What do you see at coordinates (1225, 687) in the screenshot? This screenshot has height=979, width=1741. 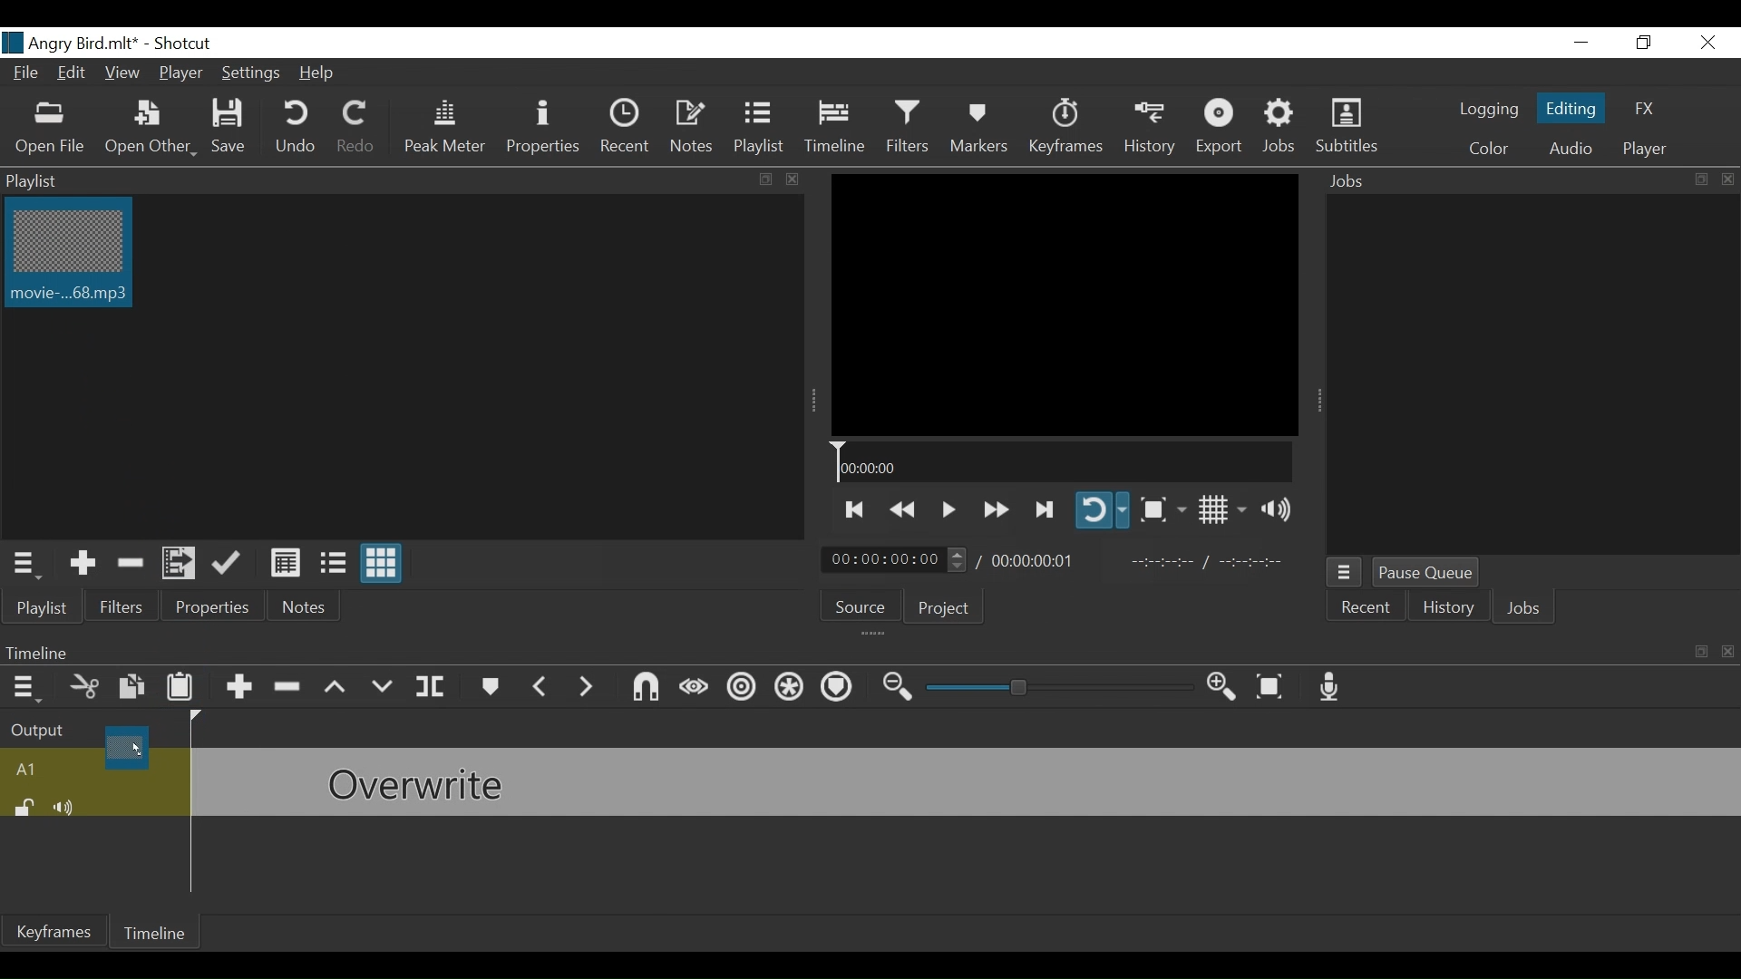 I see `Zoom timeline in` at bounding box center [1225, 687].